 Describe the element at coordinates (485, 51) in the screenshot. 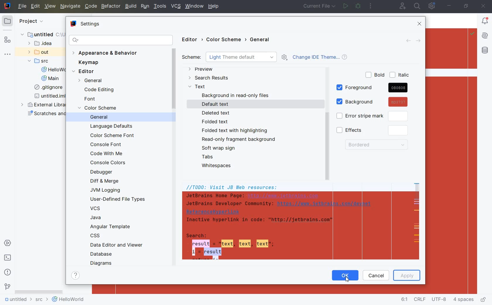

I see `database` at that location.